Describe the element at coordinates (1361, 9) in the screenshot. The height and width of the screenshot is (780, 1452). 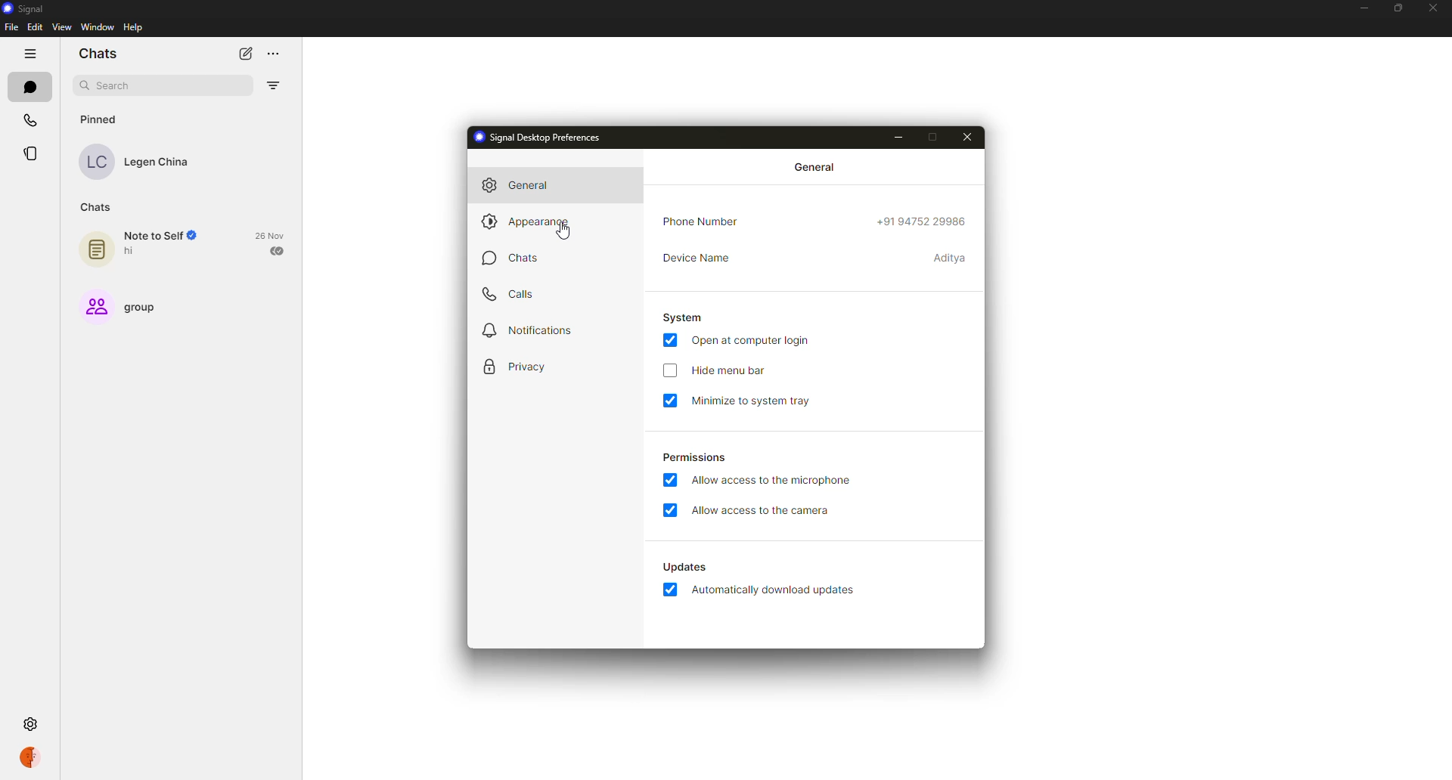
I see `minimize` at that location.